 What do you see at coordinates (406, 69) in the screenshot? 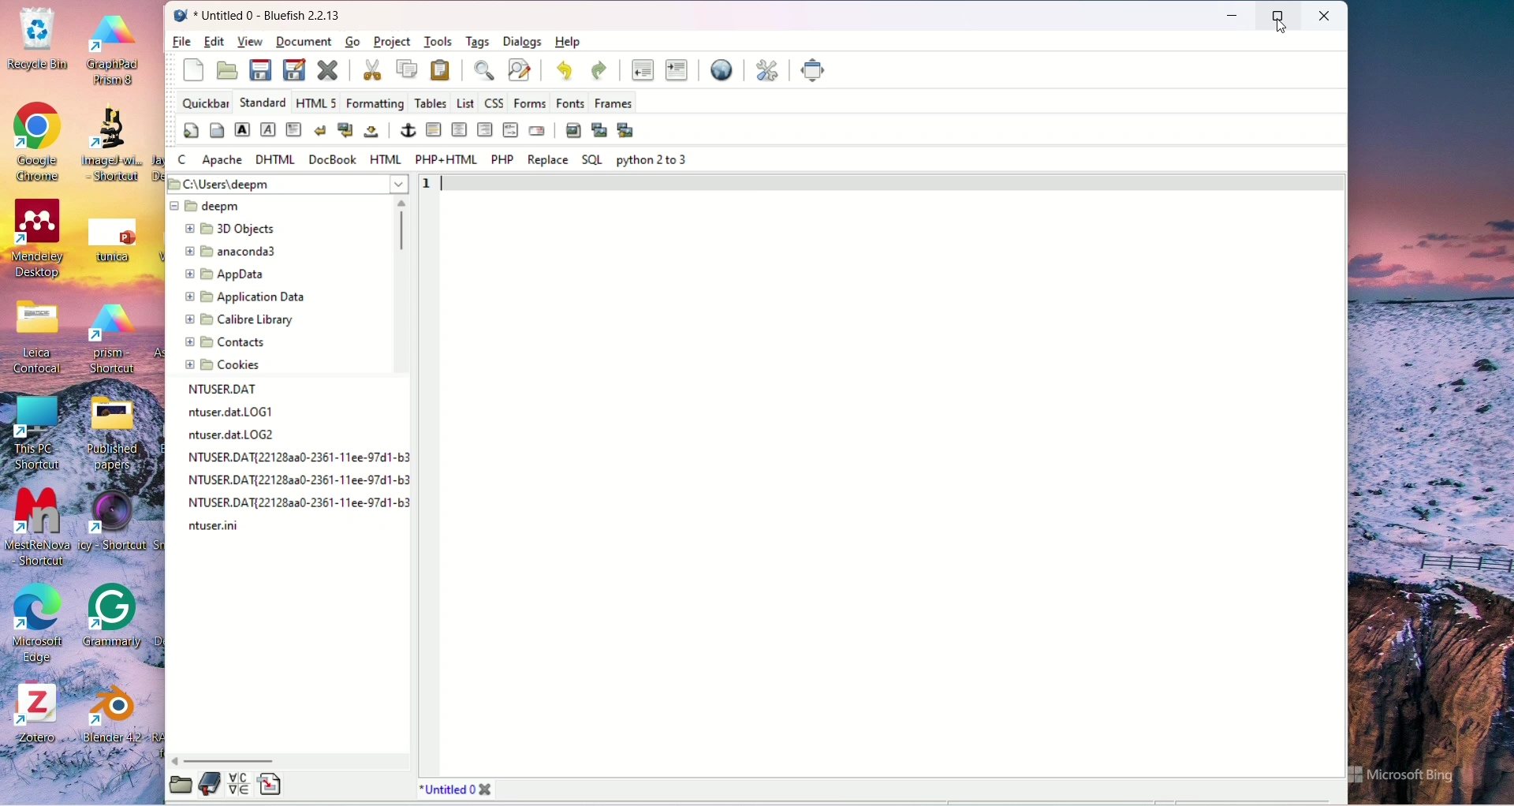
I see `copy` at bounding box center [406, 69].